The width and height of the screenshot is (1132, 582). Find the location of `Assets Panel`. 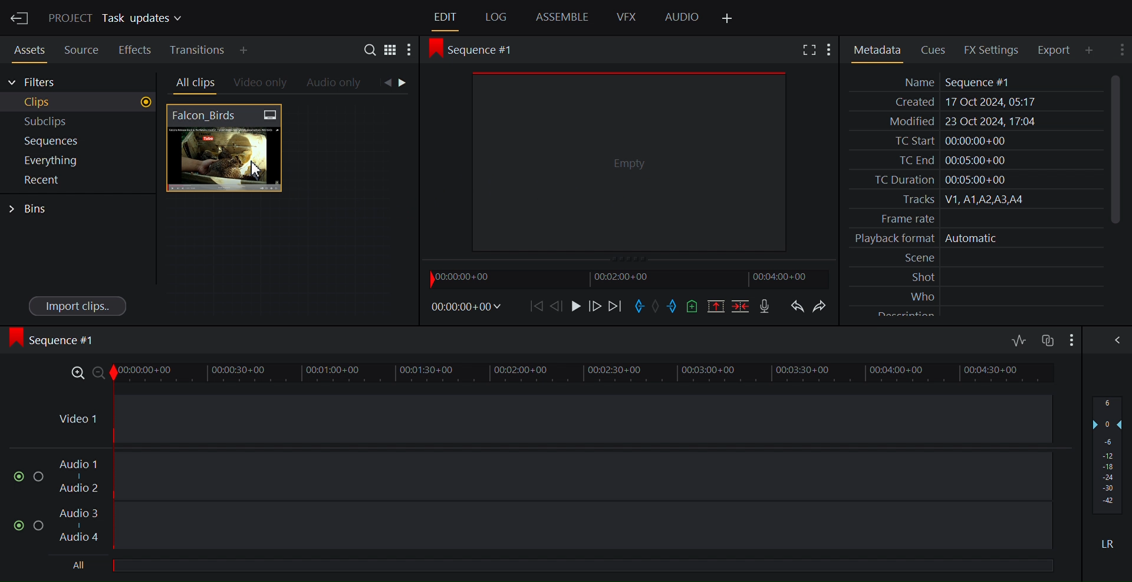

Assets Panel is located at coordinates (26, 48).